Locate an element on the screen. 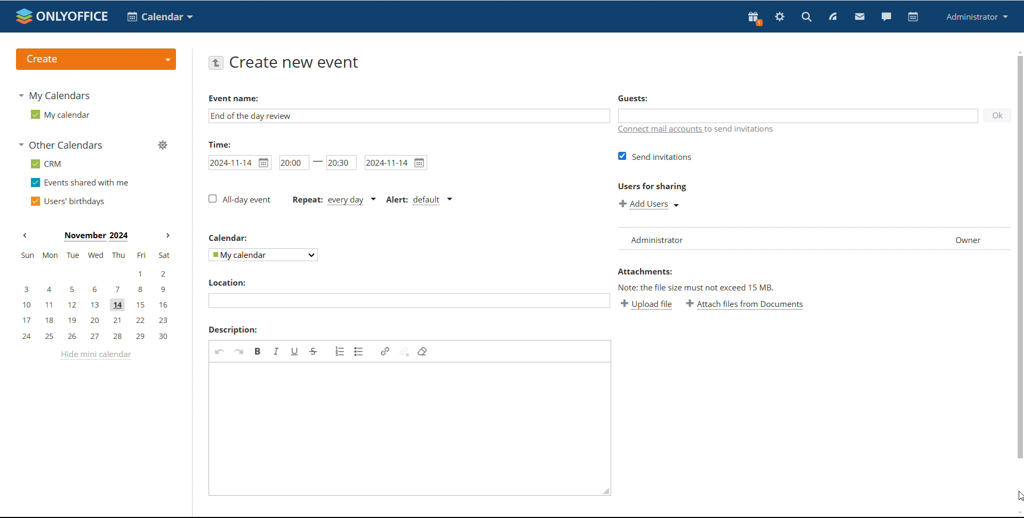 This screenshot has width=1024, height=518. users for sharing is located at coordinates (652, 186).